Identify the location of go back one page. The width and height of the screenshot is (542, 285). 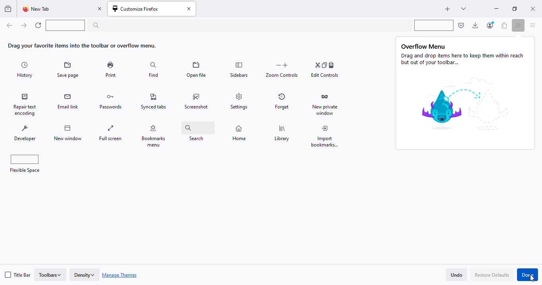
(10, 25).